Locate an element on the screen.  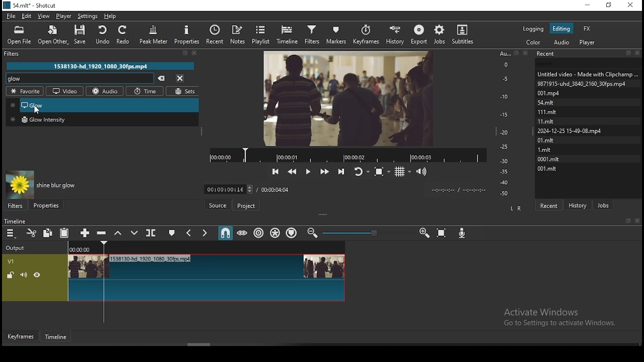
11.mit is located at coordinates (548, 121).